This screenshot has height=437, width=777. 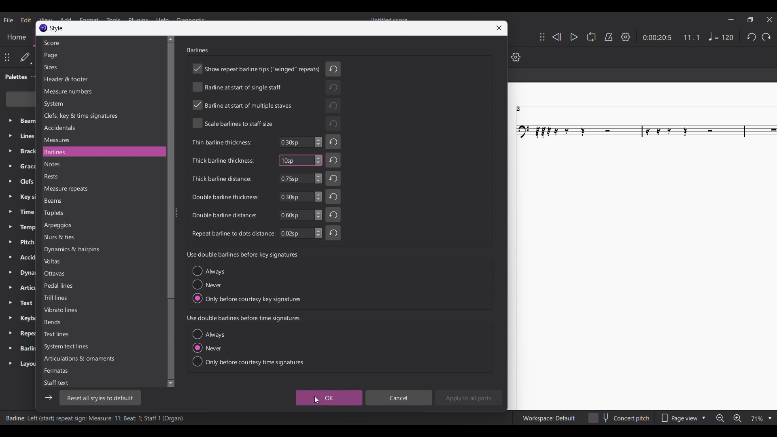 I want to click on Change width of side panel , so click(x=177, y=214).